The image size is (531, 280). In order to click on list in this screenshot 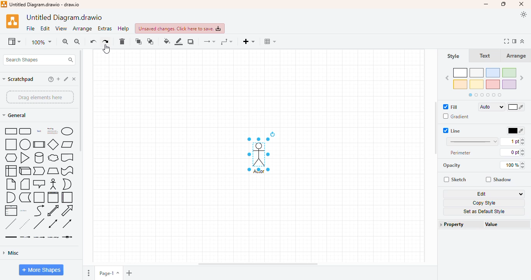, I will do `click(10, 211)`.